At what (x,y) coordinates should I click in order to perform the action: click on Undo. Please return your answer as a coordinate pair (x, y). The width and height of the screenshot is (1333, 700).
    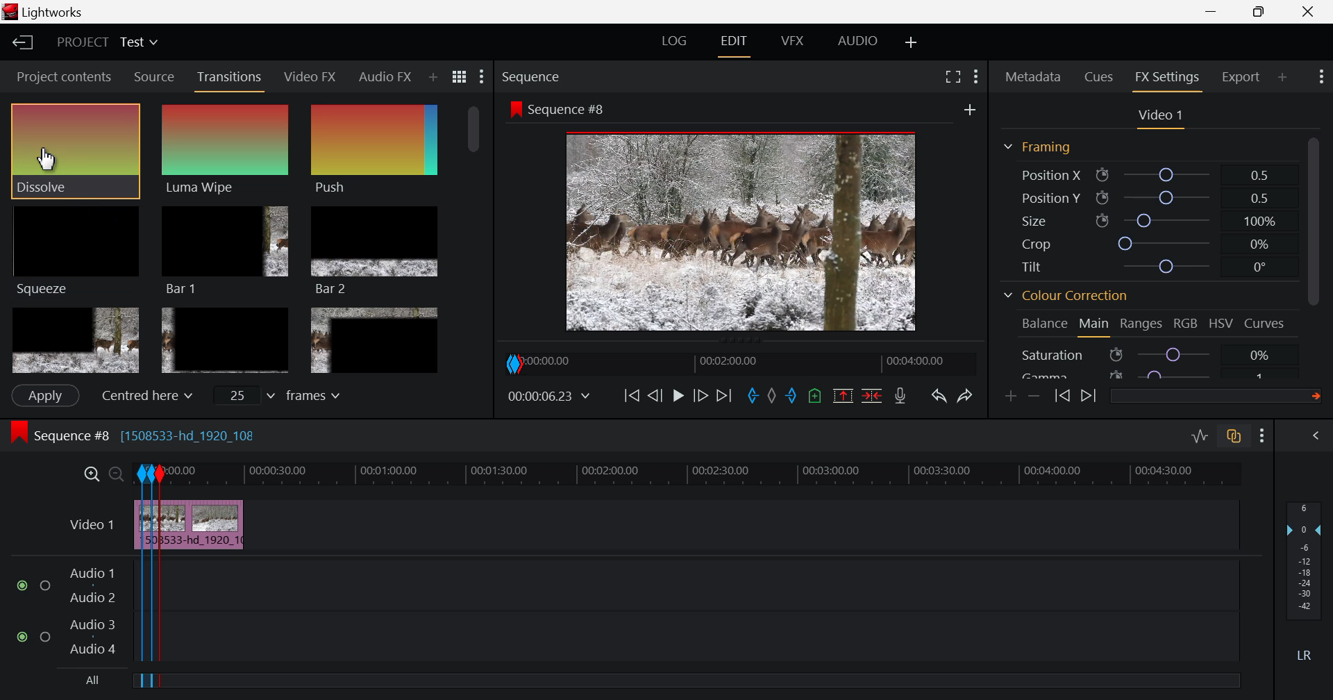
    Looking at the image, I should click on (937, 394).